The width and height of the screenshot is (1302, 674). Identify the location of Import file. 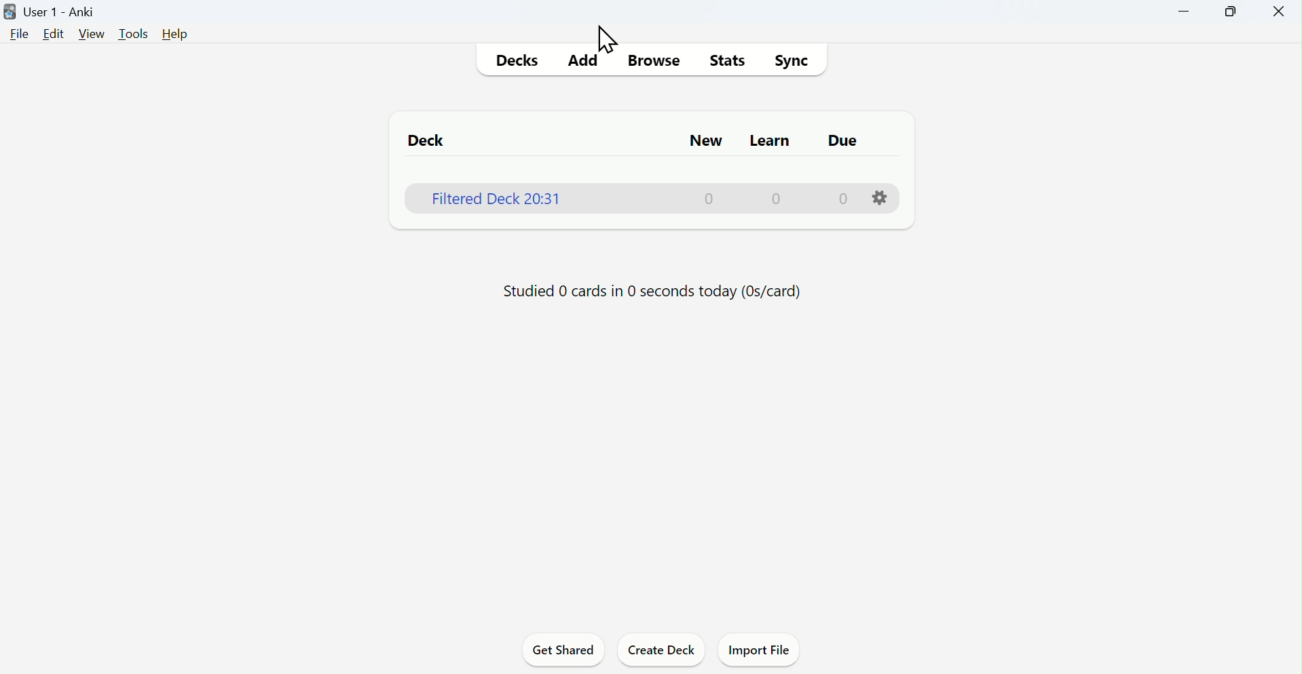
(760, 650).